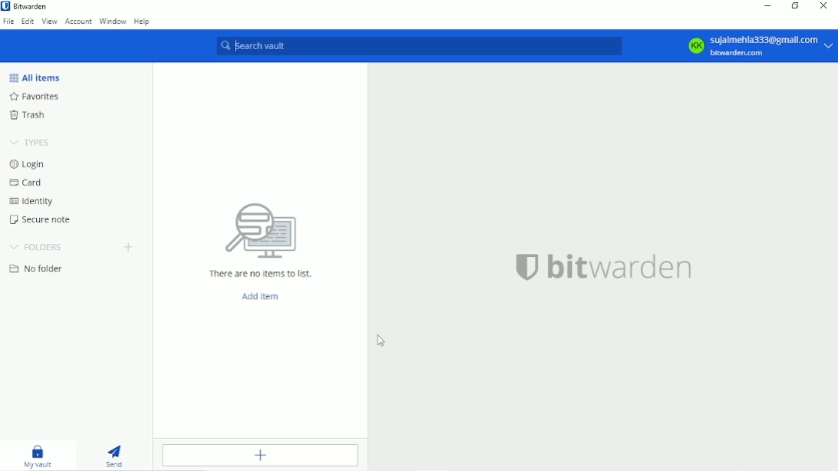 The height and width of the screenshot is (471, 838). I want to click on No folder, so click(36, 269).